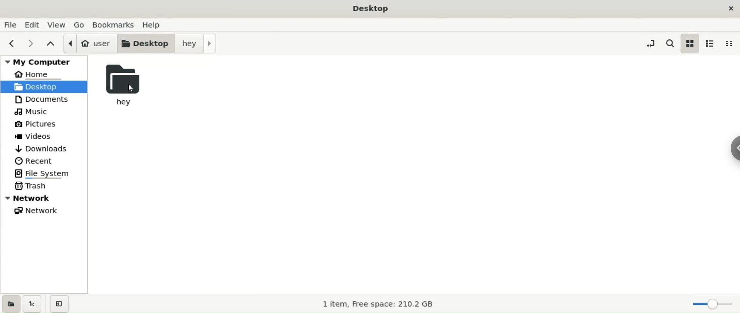 This screenshot has width=740, height=313. I want to click on zoom, so click(713, 302).